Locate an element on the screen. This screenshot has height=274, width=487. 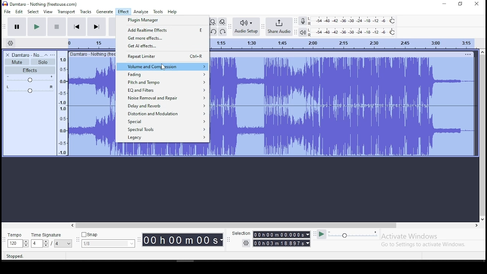
playback level is located at coordinates (353, 32).